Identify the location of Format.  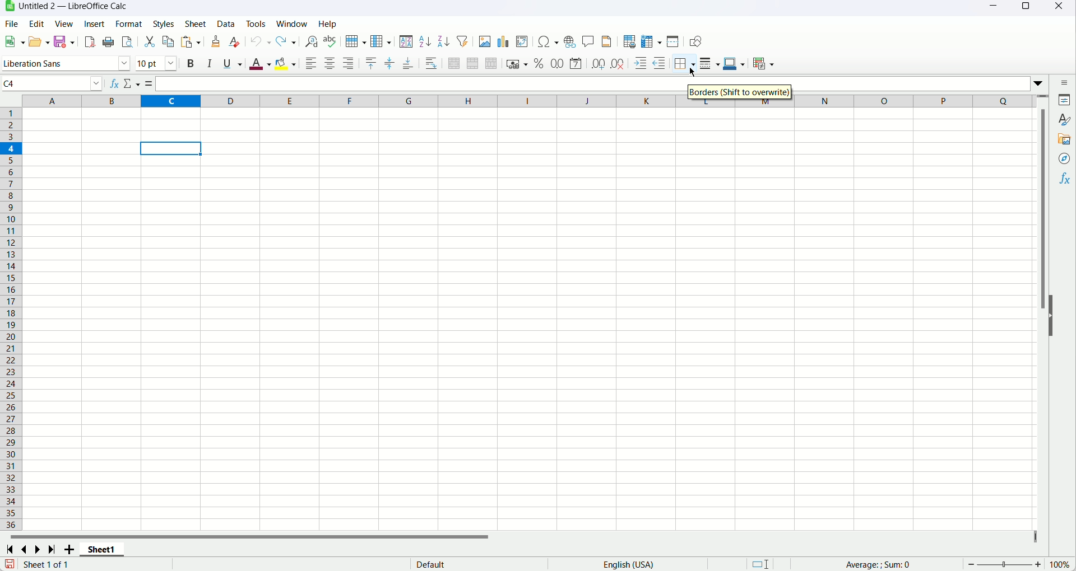
(127, 23).